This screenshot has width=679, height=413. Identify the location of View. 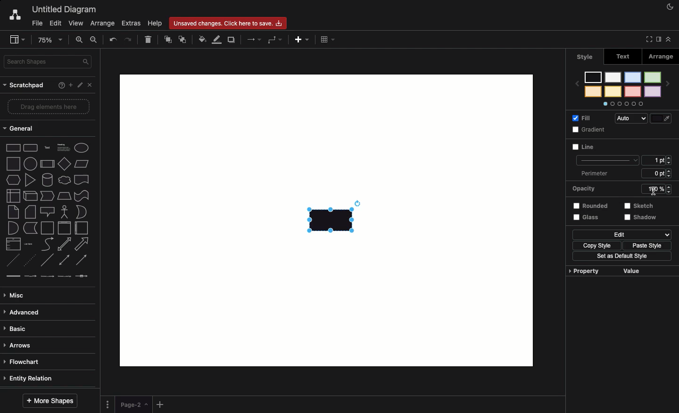
(77, 23).